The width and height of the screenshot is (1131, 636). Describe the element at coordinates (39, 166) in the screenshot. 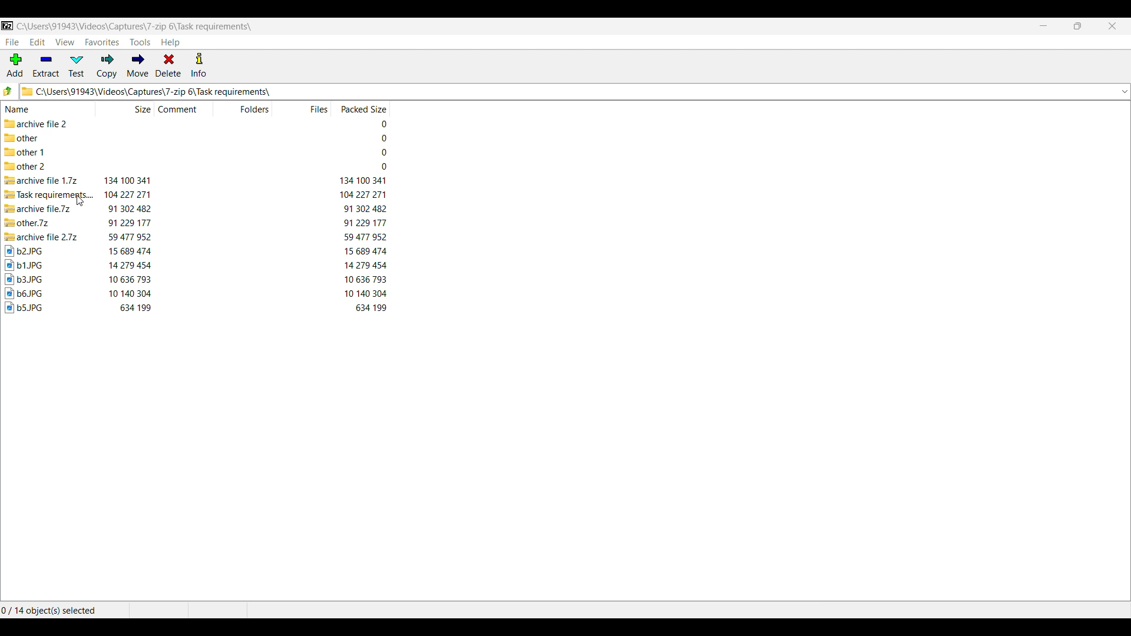

I see `folder` at that location.